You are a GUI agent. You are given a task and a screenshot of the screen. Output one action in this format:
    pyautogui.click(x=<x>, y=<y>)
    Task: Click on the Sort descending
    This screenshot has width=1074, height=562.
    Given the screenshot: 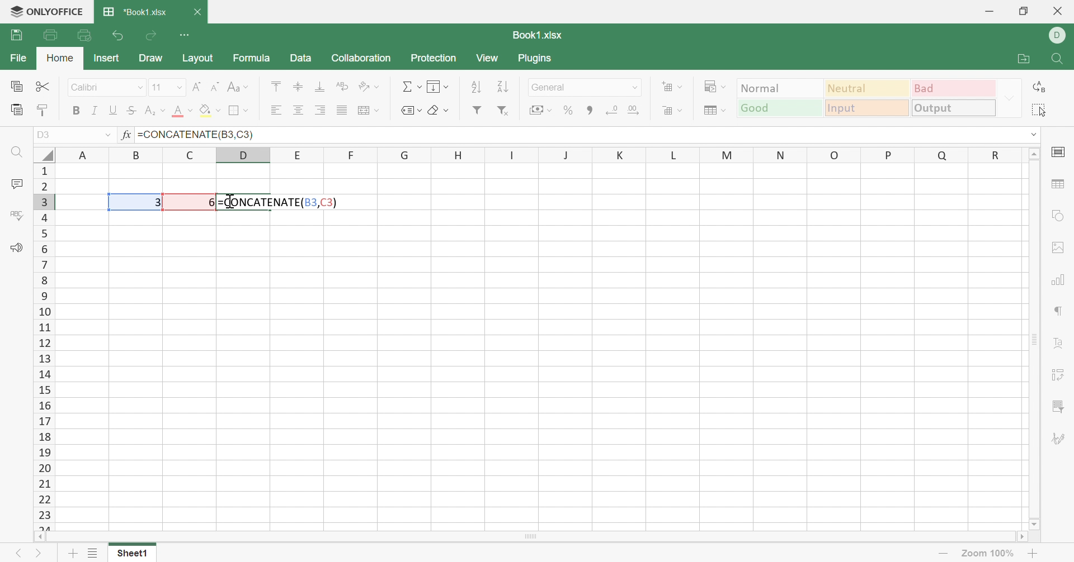 What is the action you would take?
    pyautogui.click(x=504, y=88)
    